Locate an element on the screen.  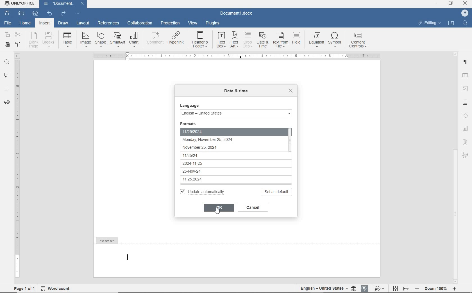
document name is located at coordinates (61, 4).